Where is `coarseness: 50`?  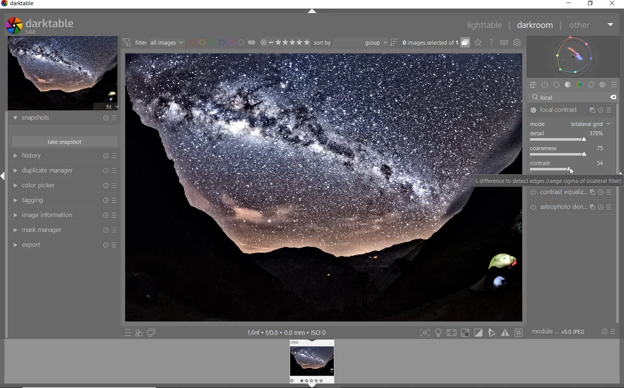
coarseness: 50 is located at coordinates (566, 148).